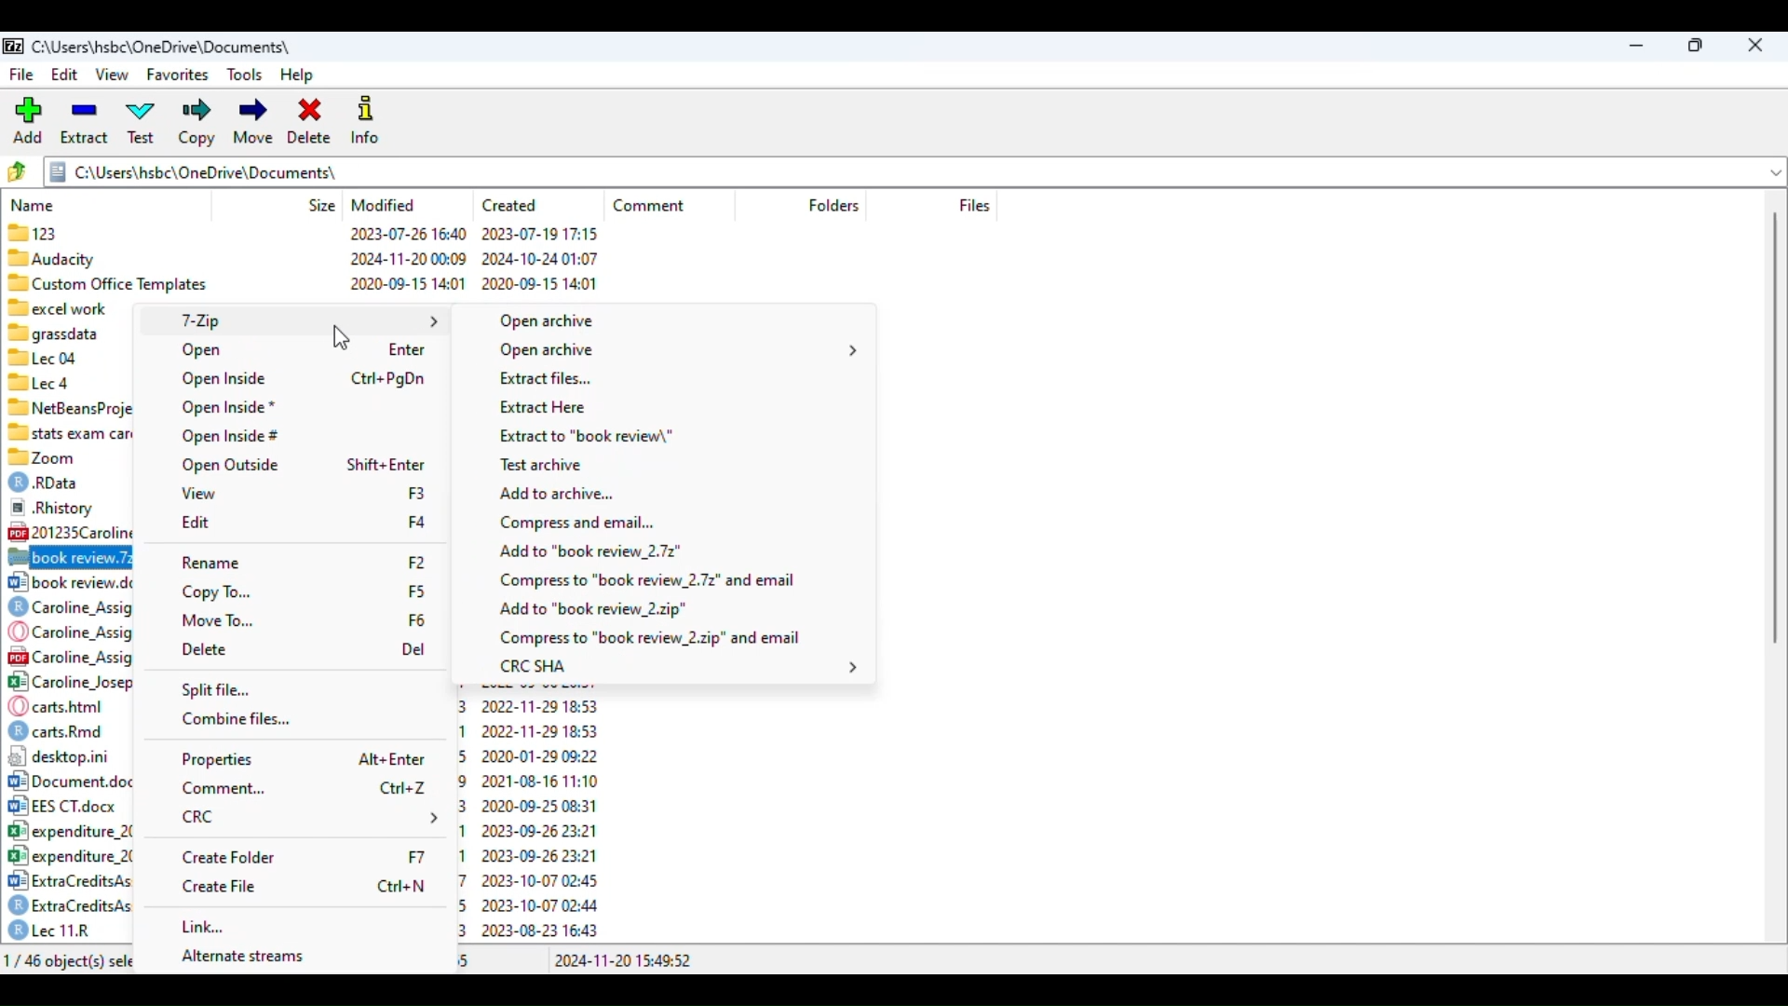 This screenshot has height=1006, width=1788. What do you see at coordinates (179, 75) in the screenshot?
I see `favorites` at bounding box center [179, 75].